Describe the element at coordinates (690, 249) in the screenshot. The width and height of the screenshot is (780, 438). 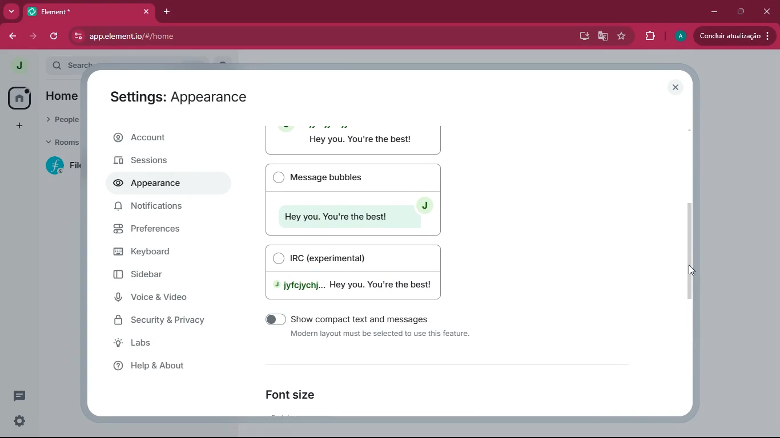
I see `scroll bar` at that location.